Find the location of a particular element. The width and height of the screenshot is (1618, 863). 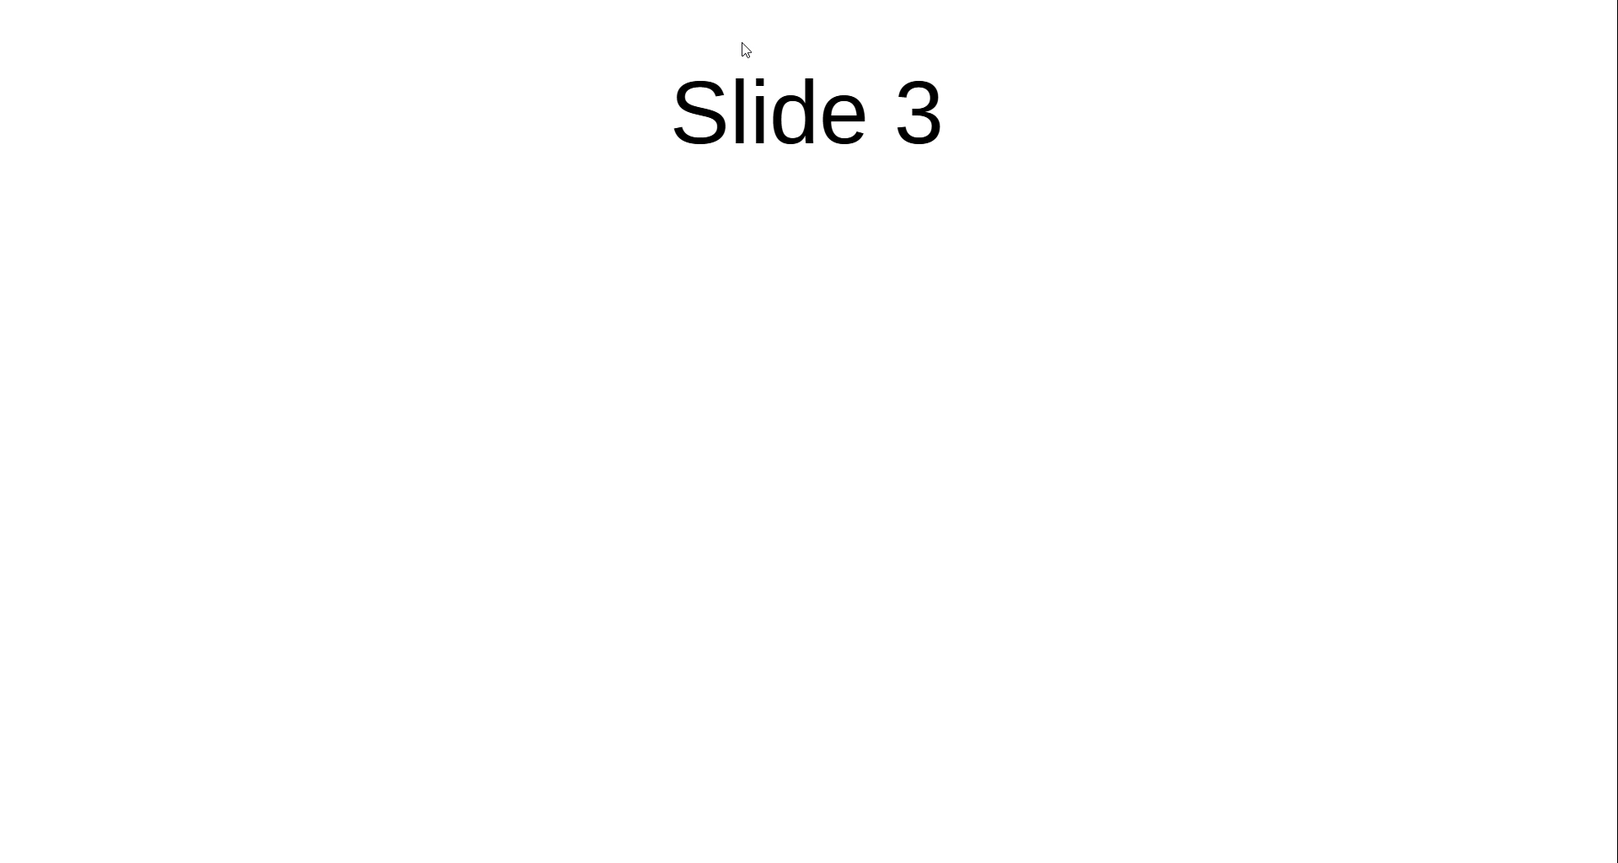

cursor is located at coordinates (750, 48).